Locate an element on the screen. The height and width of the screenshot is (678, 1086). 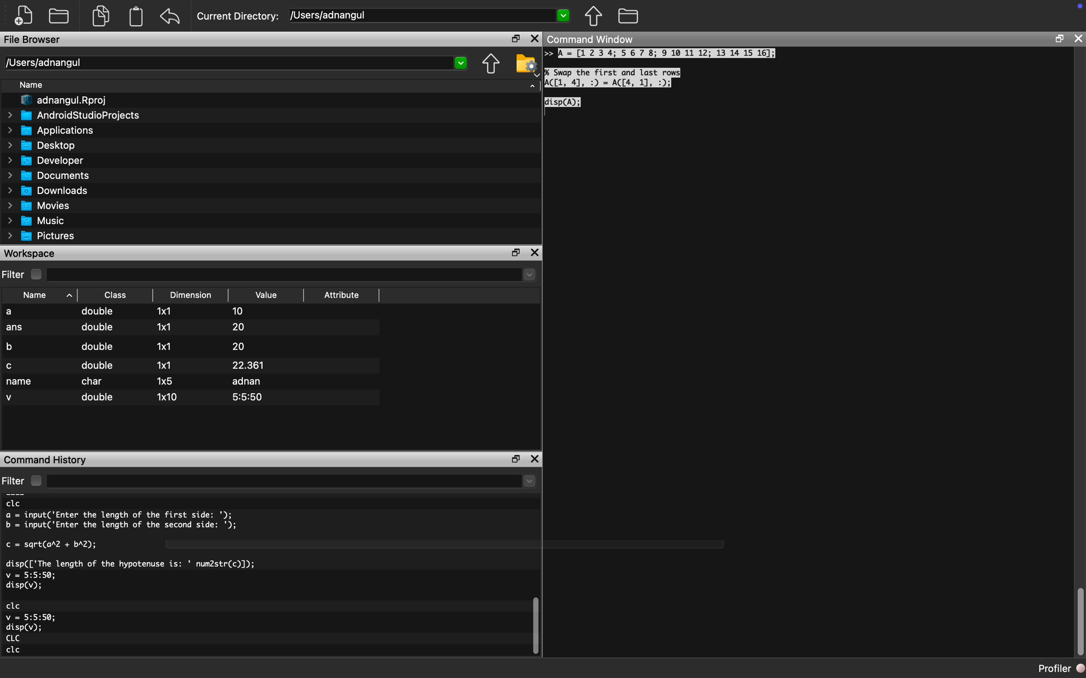
Profiler is located at coordinates (1054, 668).